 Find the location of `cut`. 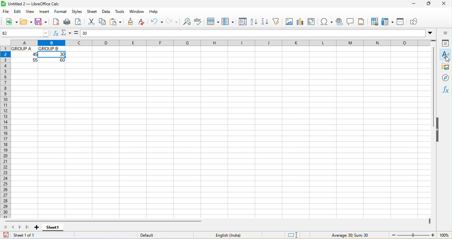

cut is located at coordinates (91, 23).